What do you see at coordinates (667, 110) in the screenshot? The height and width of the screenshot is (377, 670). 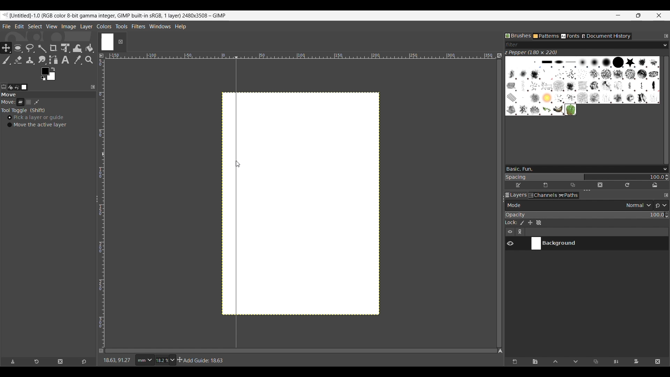 I see `Vertical slide bar` at bounding box center [667, 110].